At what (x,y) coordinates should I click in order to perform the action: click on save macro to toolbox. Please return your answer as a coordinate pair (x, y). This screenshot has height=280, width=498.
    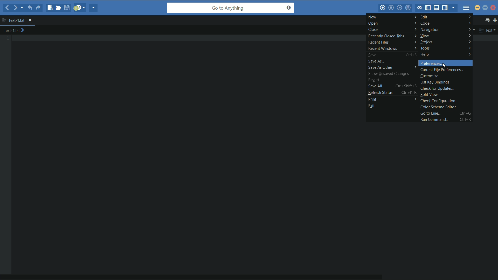
    Looking at the image, I should click on (407, 8).